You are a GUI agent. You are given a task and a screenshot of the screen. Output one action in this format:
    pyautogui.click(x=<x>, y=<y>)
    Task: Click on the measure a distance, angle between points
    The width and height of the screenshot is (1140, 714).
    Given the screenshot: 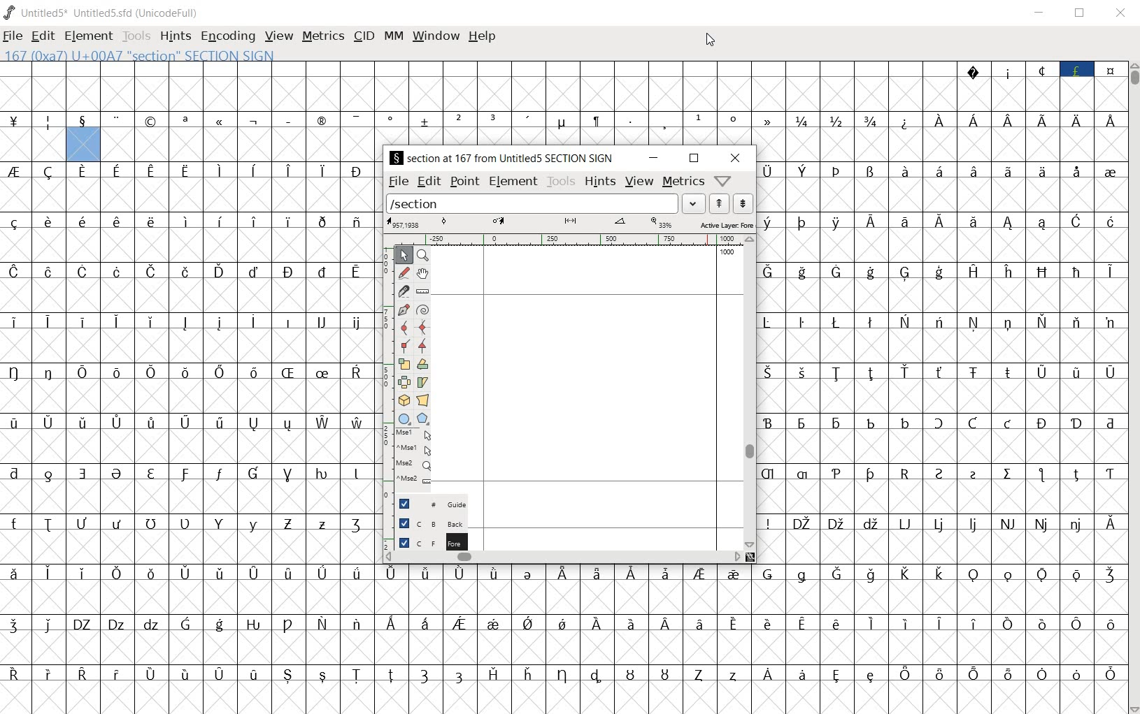 What is the action you would take?
    pyautogui.click(x=422, y=291)
    